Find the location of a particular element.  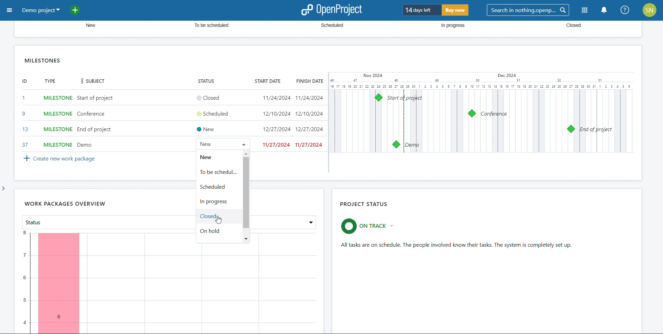

chart is located at coordinates (170, 286).